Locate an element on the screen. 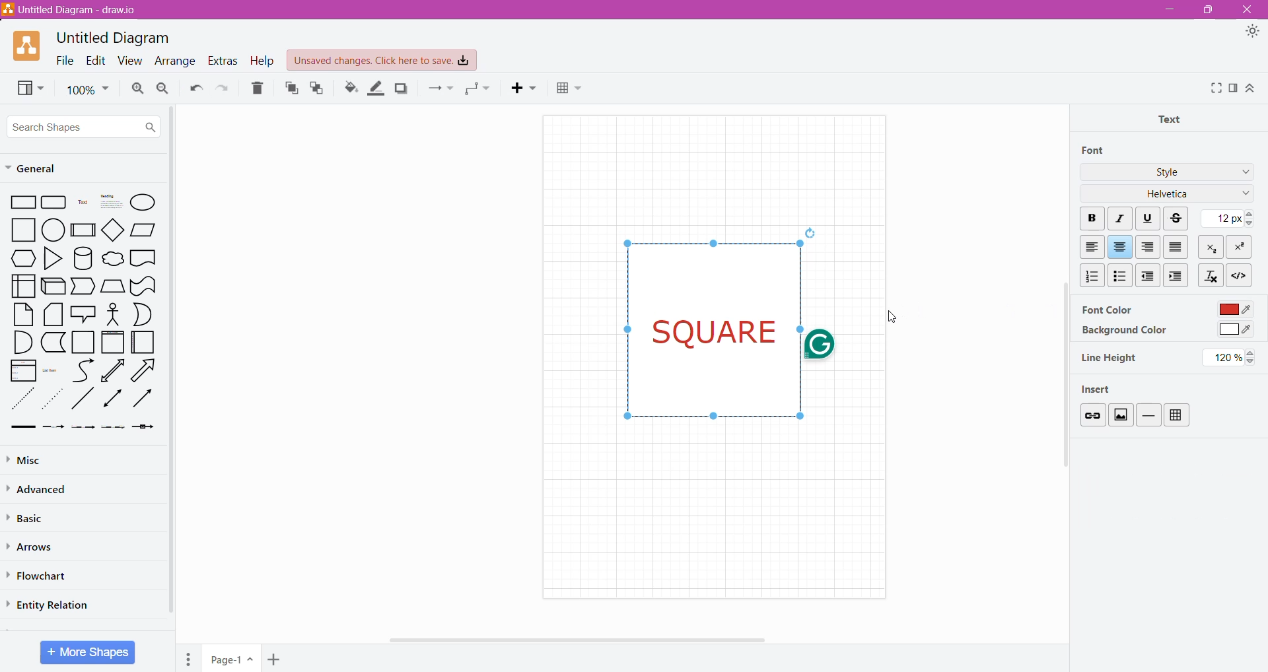 This screenshot has height=672, width=1268. Center is located at coordinates (1120, 247).